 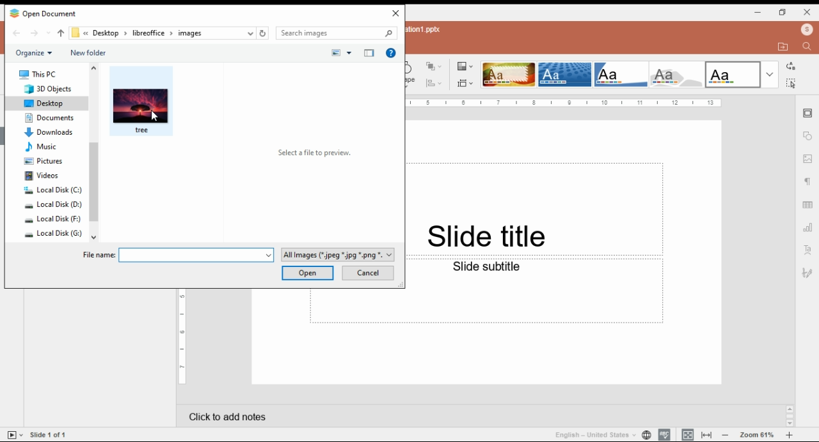 I want to click on zoom in/zoom out, so click(x=757, y=434).